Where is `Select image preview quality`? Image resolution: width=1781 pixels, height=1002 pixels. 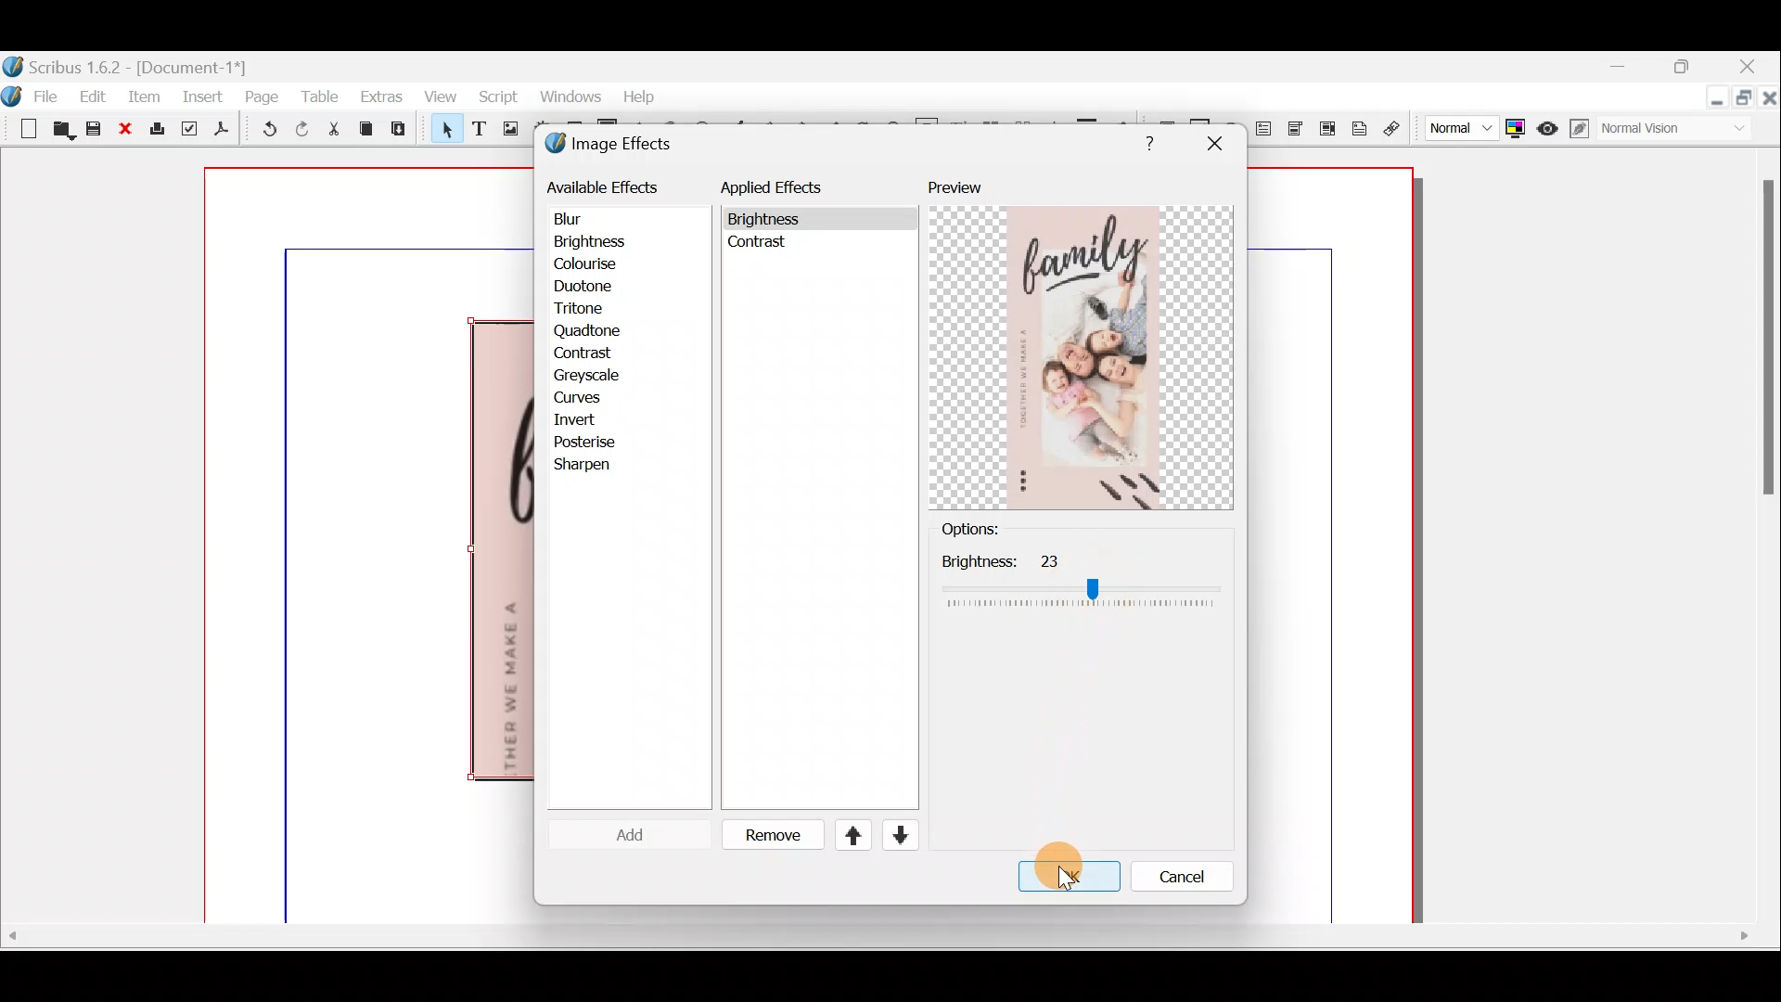 Select image preview quality is located at coordinates (1457, 125).